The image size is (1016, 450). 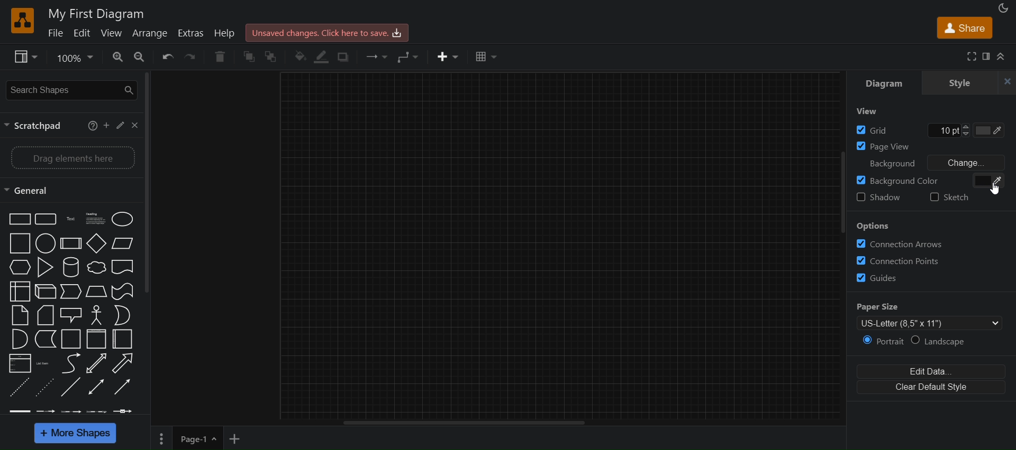 What do you see at coordinates (934, 372) in the screenshot?
I see `edit data` at bounding box center [934, 372].